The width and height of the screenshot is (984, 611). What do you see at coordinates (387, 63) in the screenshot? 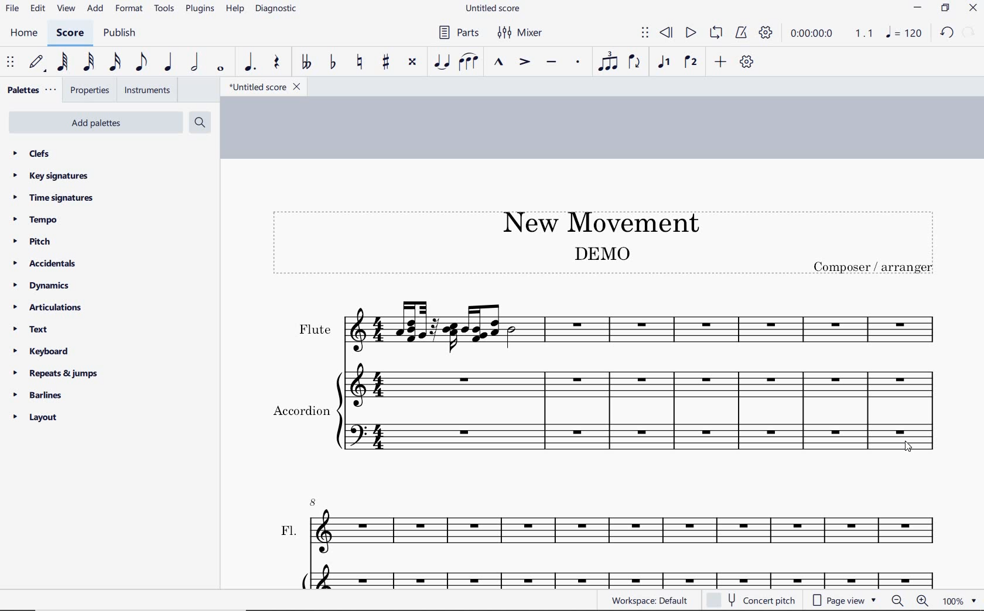
I see `toggle sharp` at bounding box center [387, 63].